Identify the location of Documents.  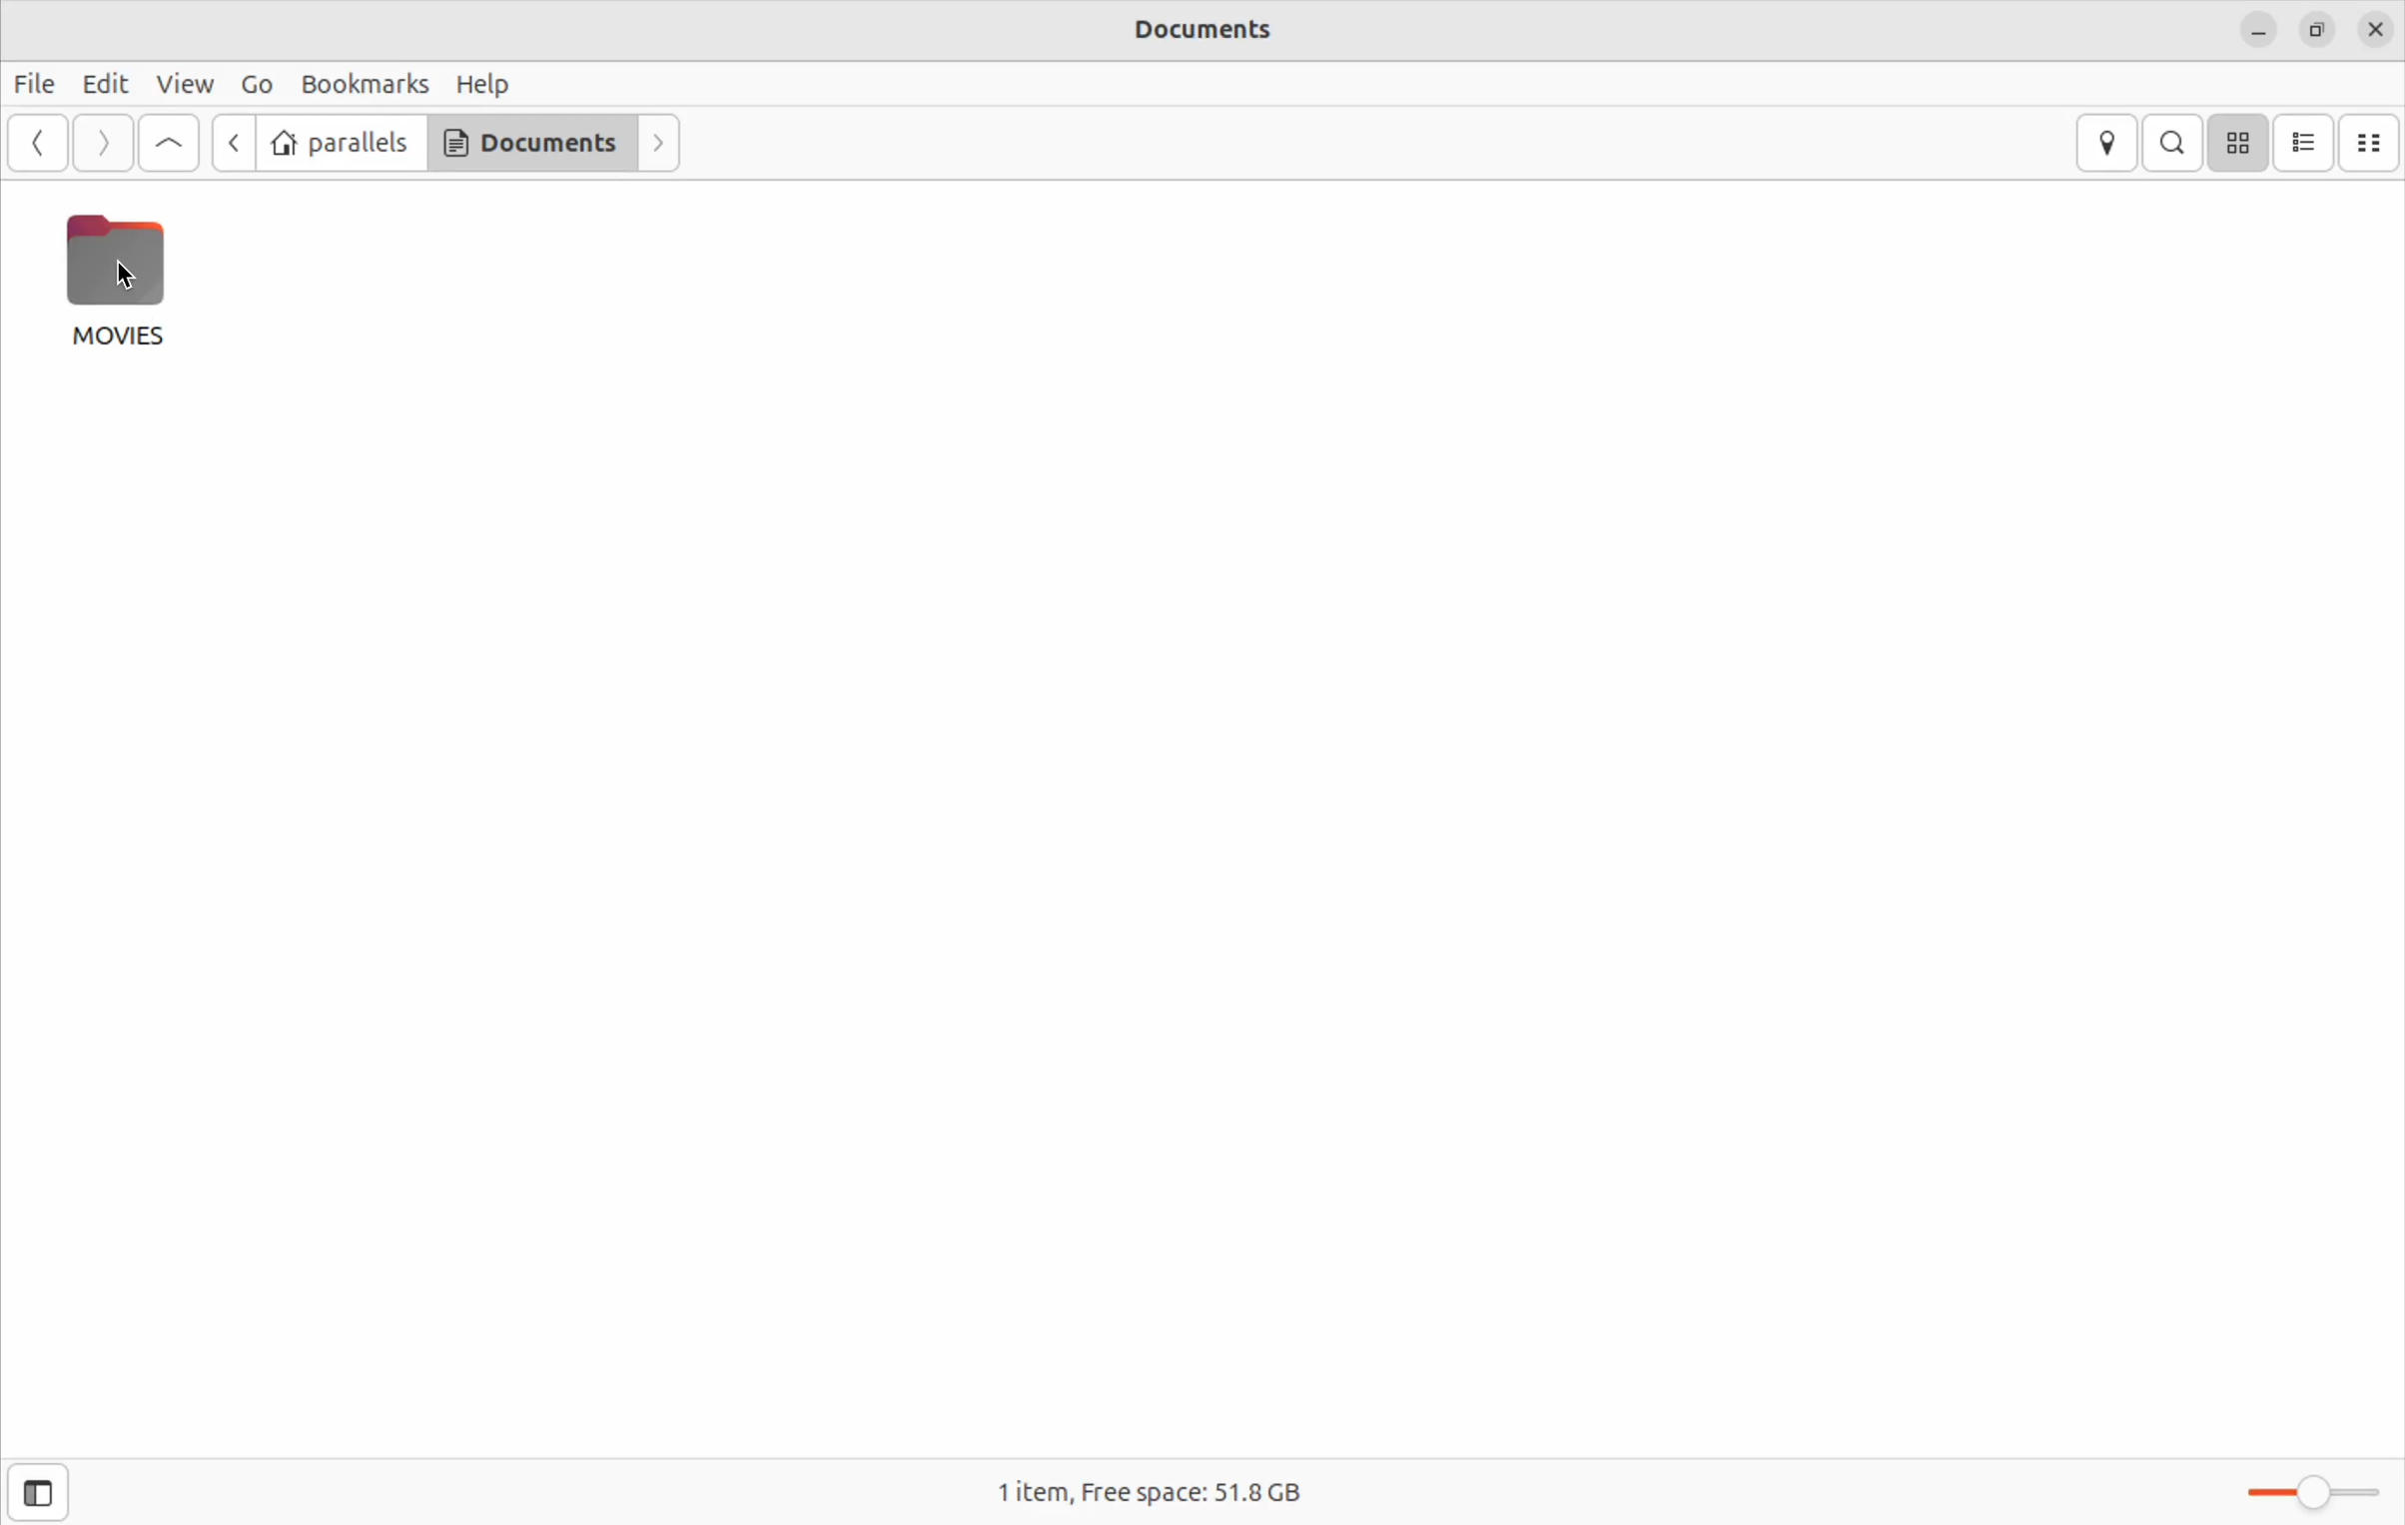
(1196, 31).